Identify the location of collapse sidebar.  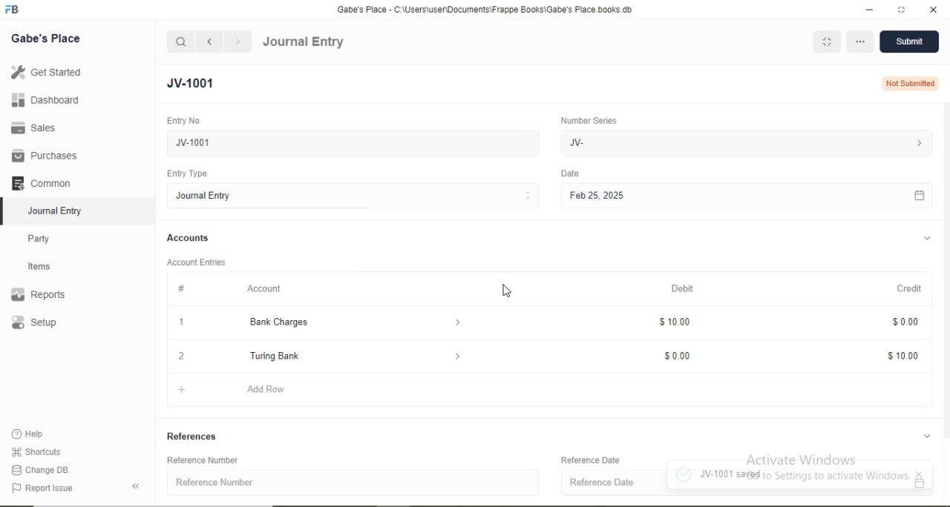
(138, 486).